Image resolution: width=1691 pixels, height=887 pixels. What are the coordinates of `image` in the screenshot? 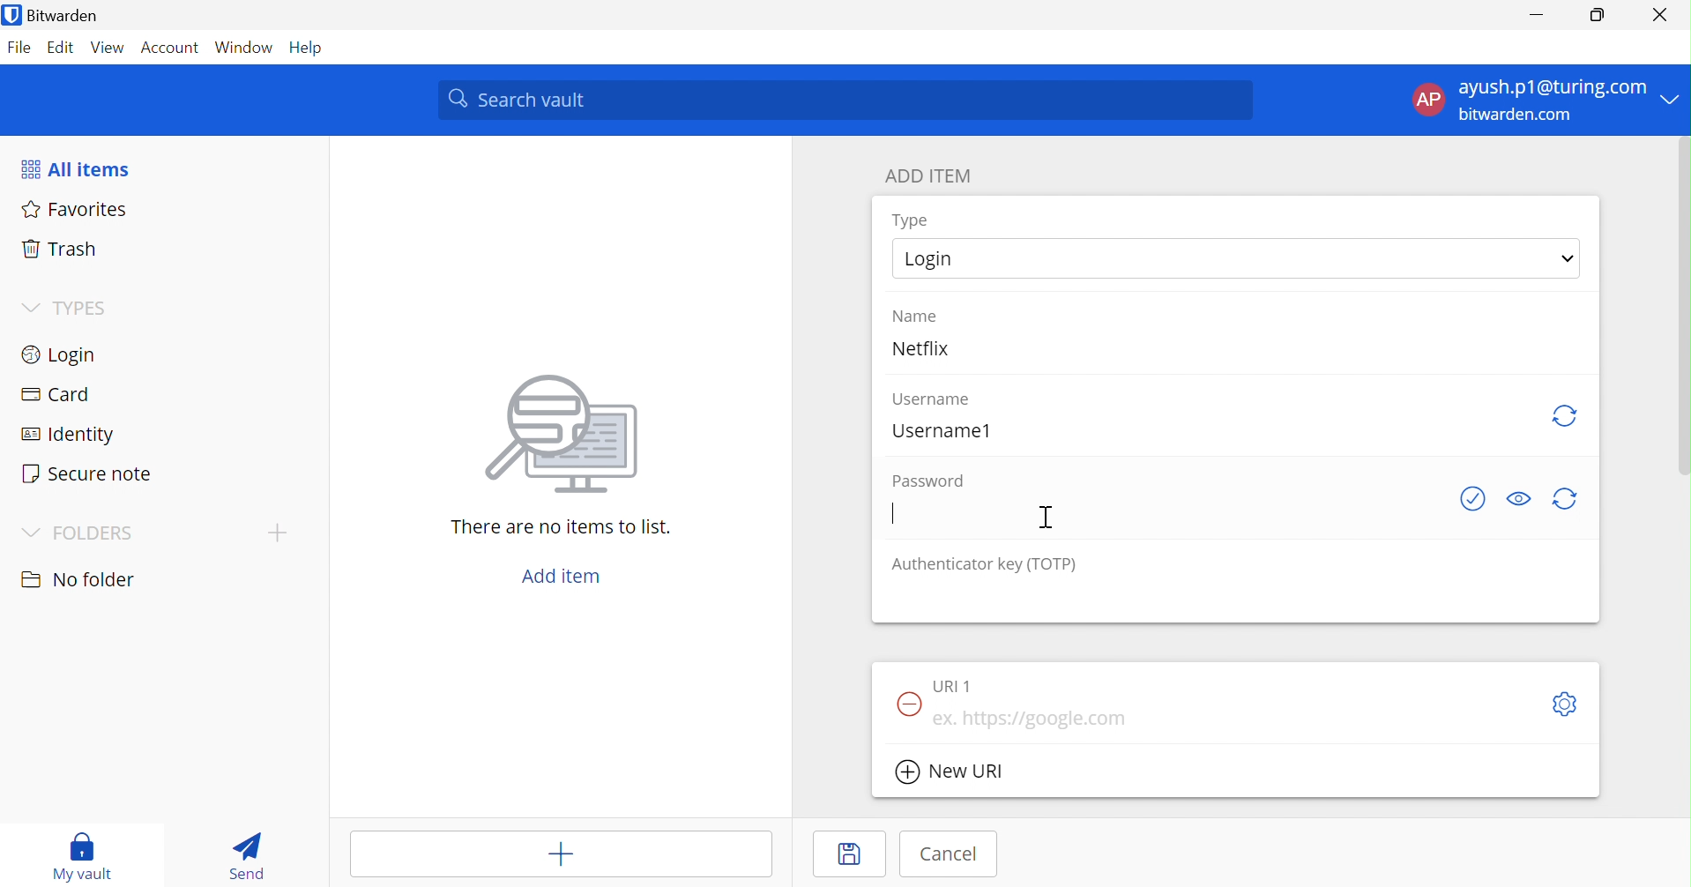 It's located at (555, 439).